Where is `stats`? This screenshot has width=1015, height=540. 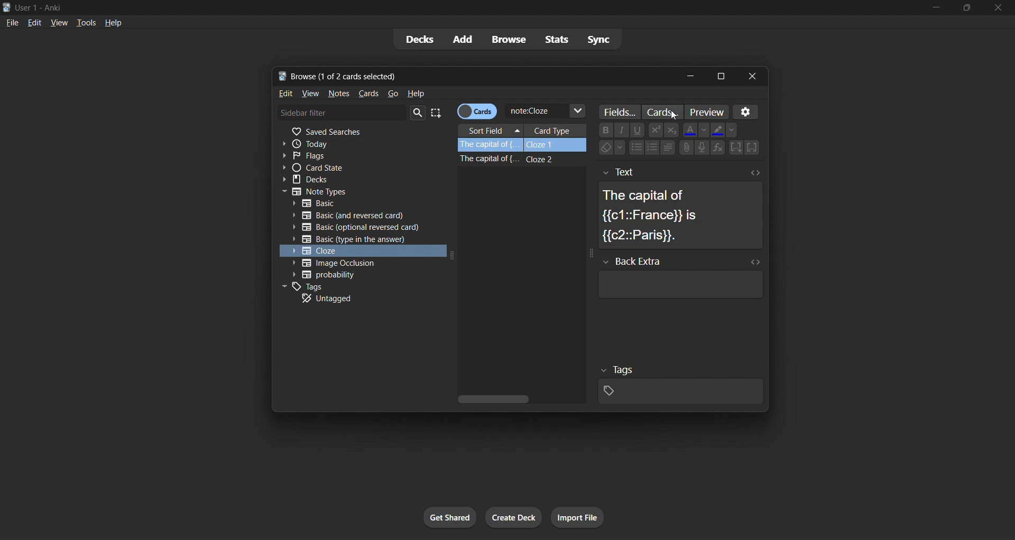 stats is located at coordinates (556, 40).